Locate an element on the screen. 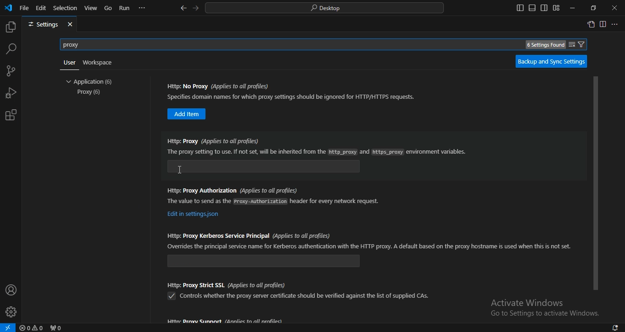 This screenshot has width=625, height=332. settings is located at coordinates (11, 312).